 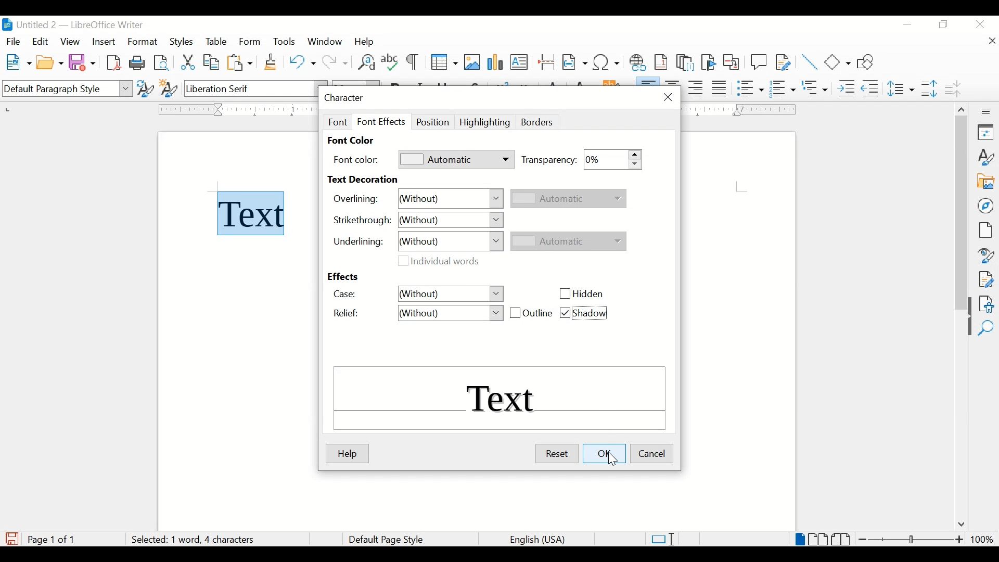 What do you see at coordinates (985, 230) in the screenshot?
I see `page` at bounding box center [985, 230].